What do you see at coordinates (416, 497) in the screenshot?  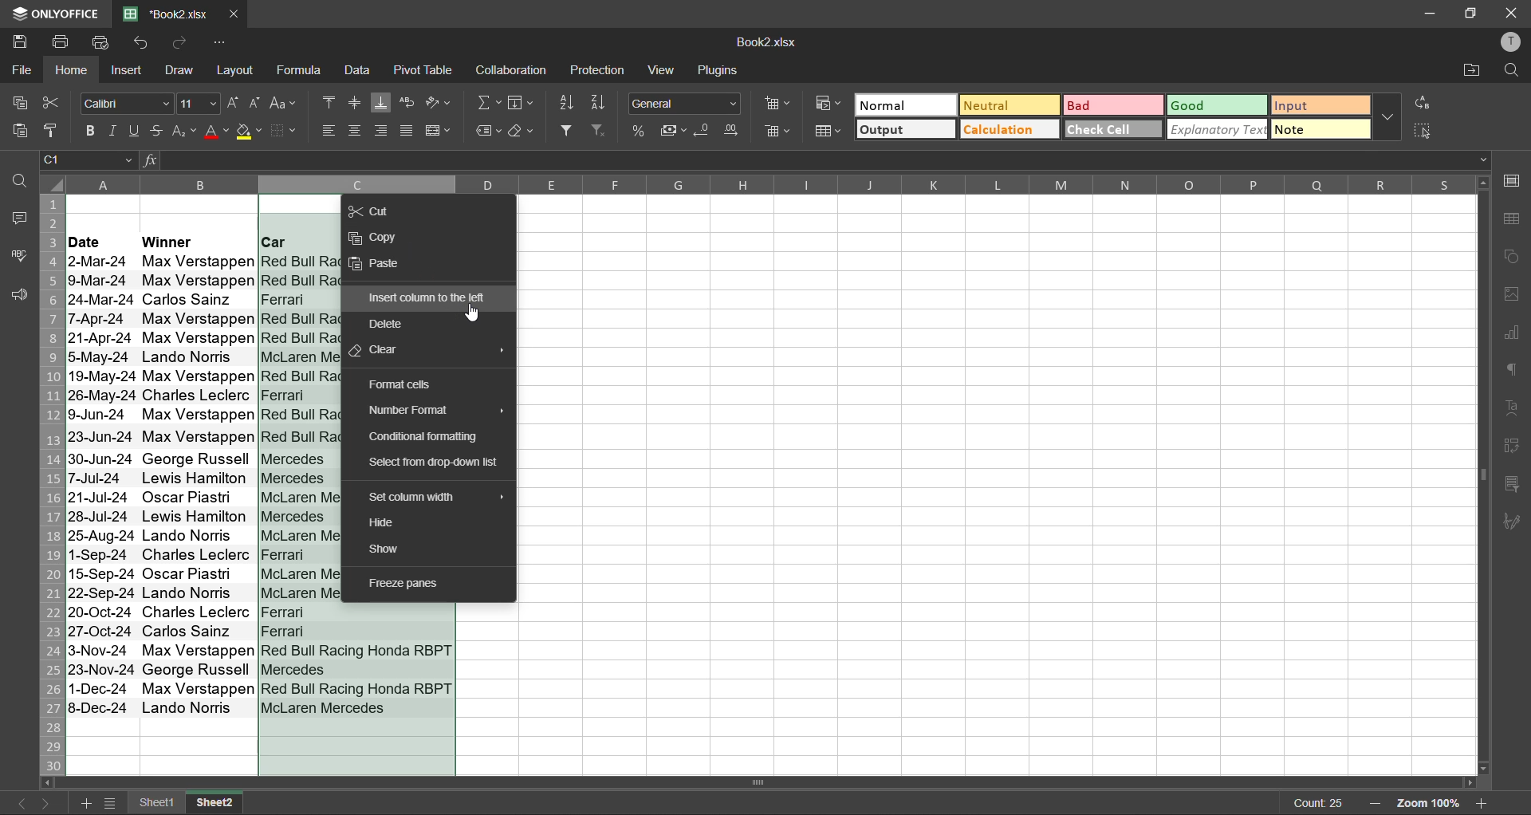 I see `set column width` at bounding box center [416, 497].